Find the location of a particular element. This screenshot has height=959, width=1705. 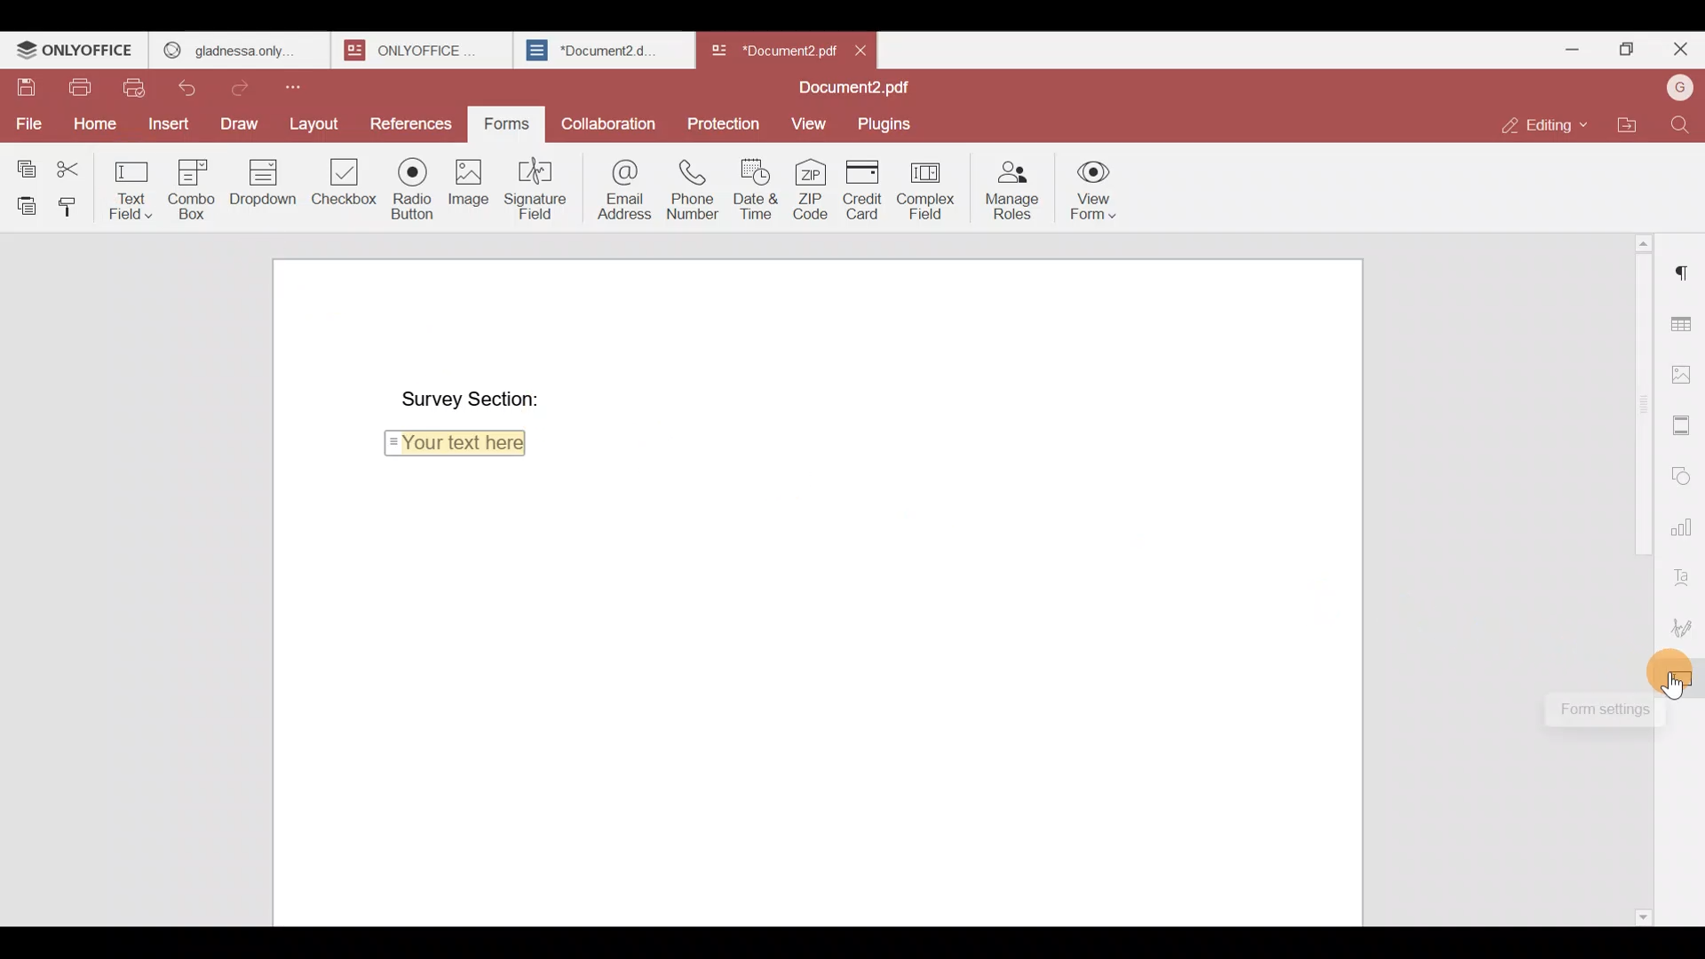

Redo is located at coordinates (246, 85).